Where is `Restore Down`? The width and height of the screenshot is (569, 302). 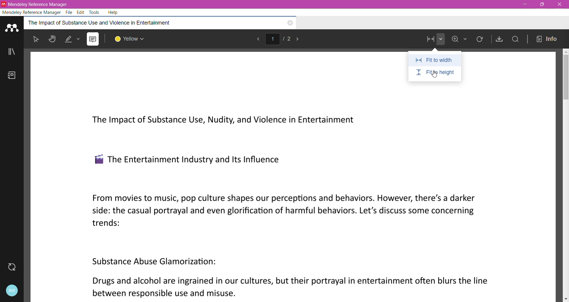 Restore Down is located at coordinates (542, 4).